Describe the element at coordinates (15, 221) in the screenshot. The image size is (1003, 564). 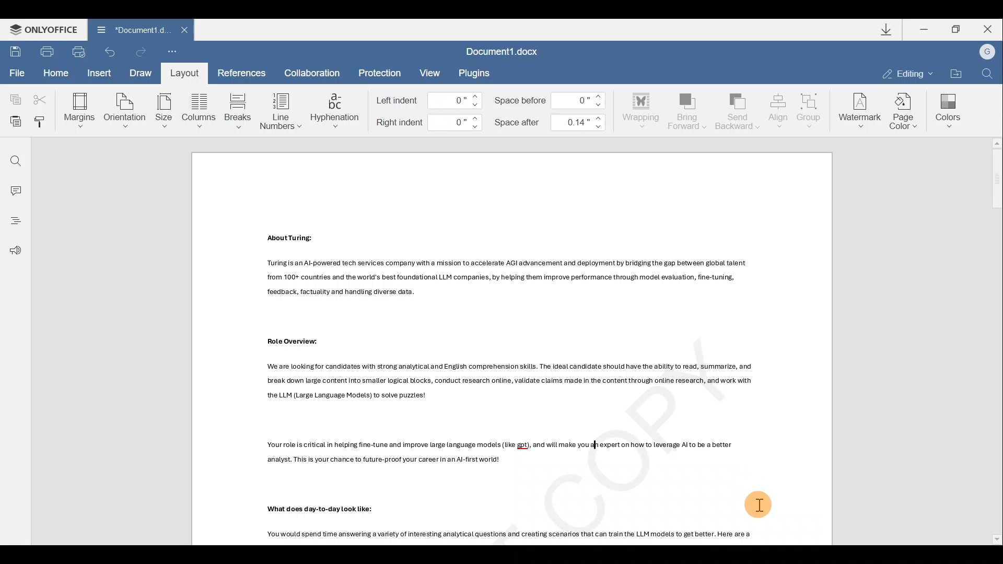
I see `Heading` at that location.